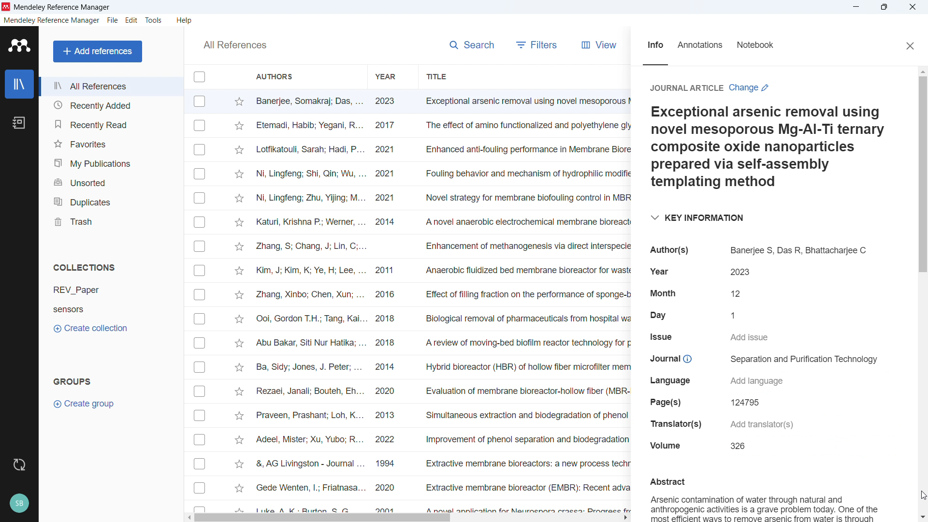 This screenshot has height=522, width=928. I want to click on All references , so click(110, 86).